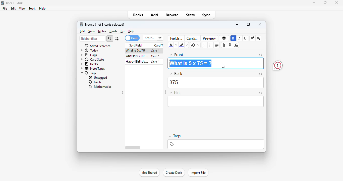 The image size is (343, 181). I want to click on card state, so click(93, 59).